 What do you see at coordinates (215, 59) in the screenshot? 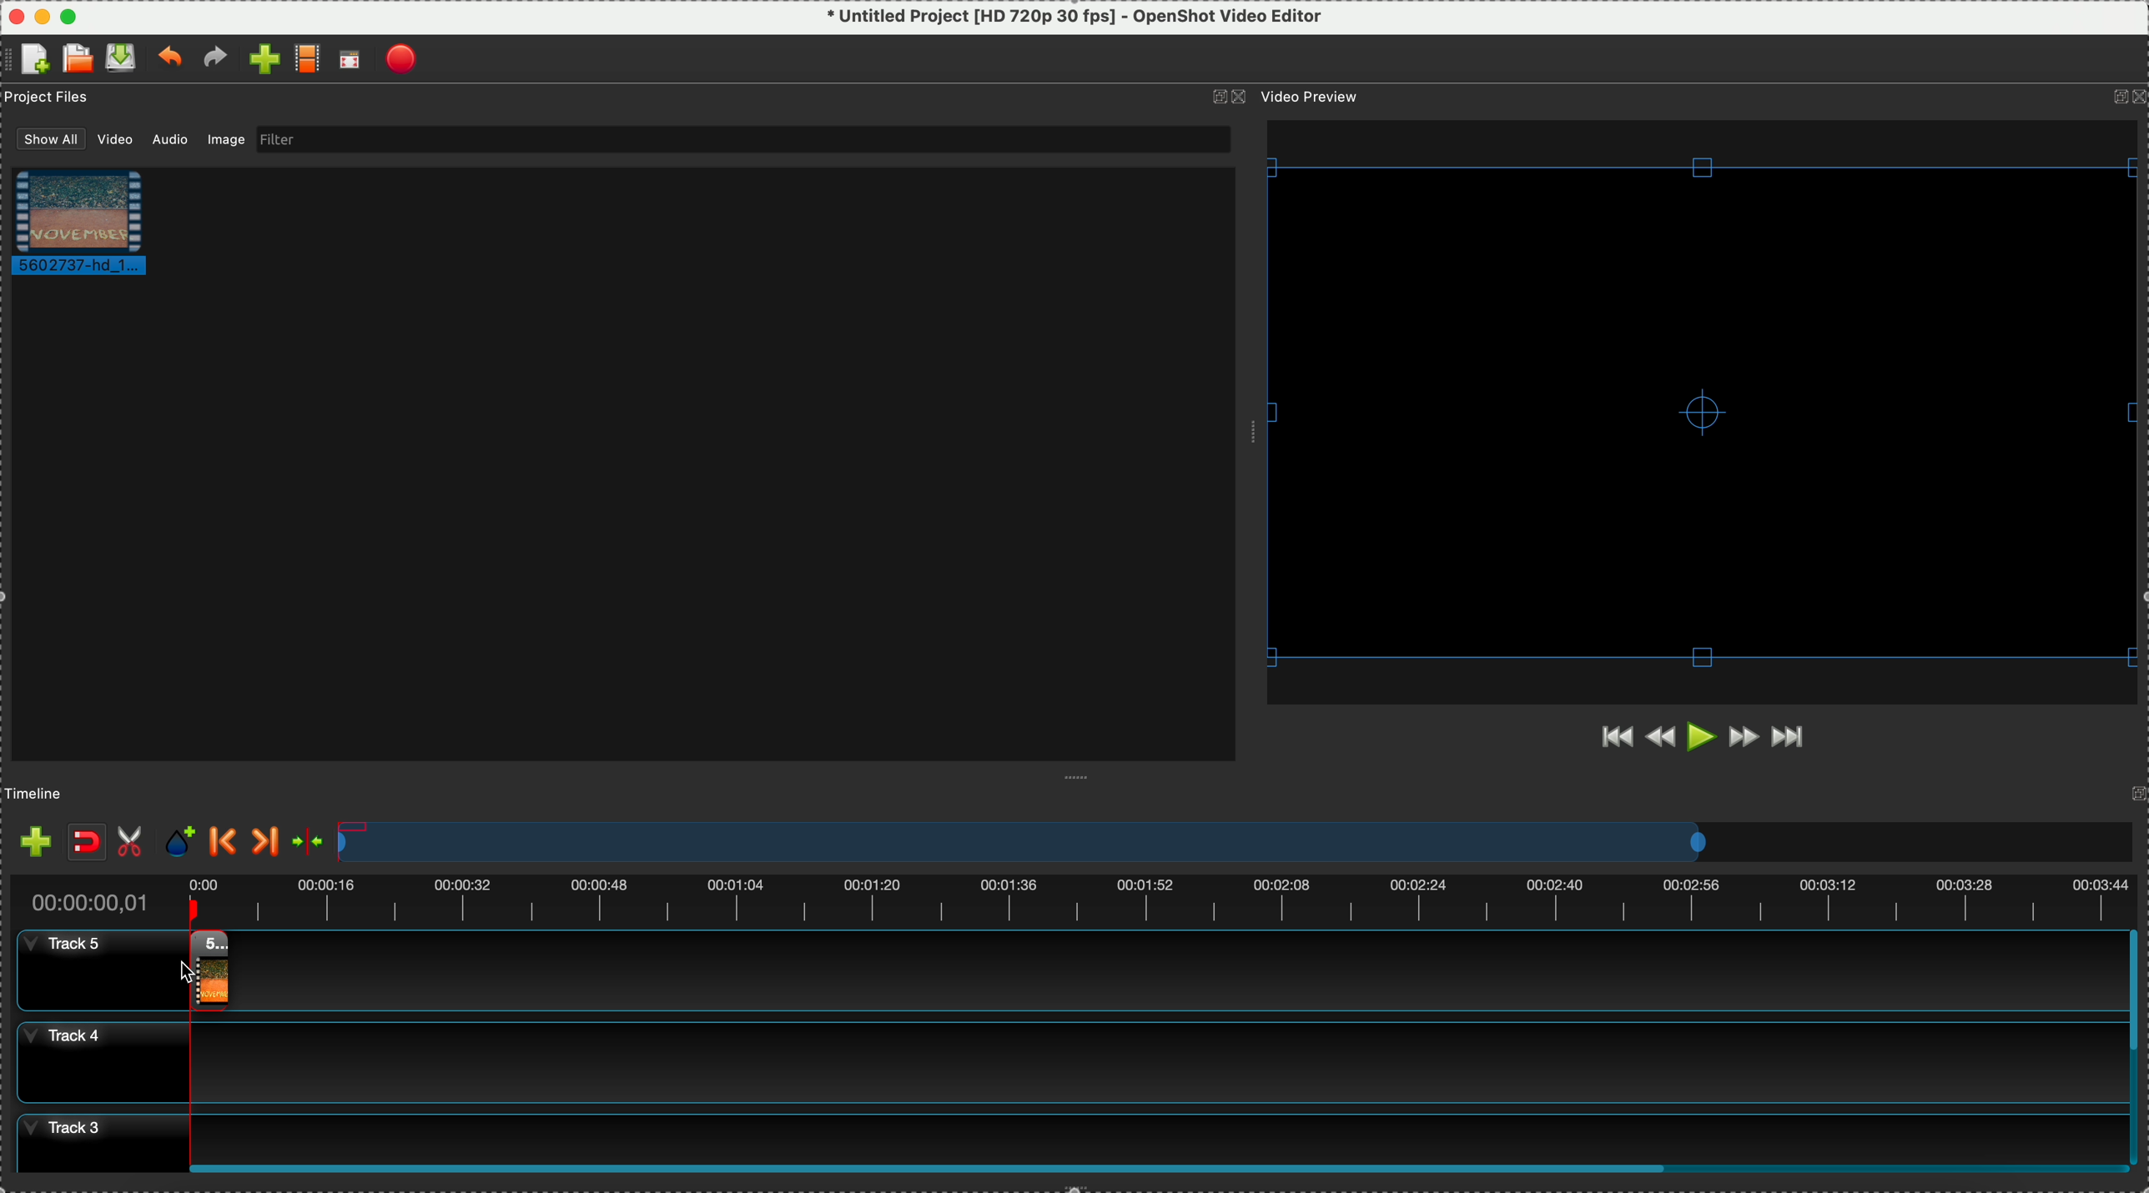
I see `redo` at bounding box center [215, 59].